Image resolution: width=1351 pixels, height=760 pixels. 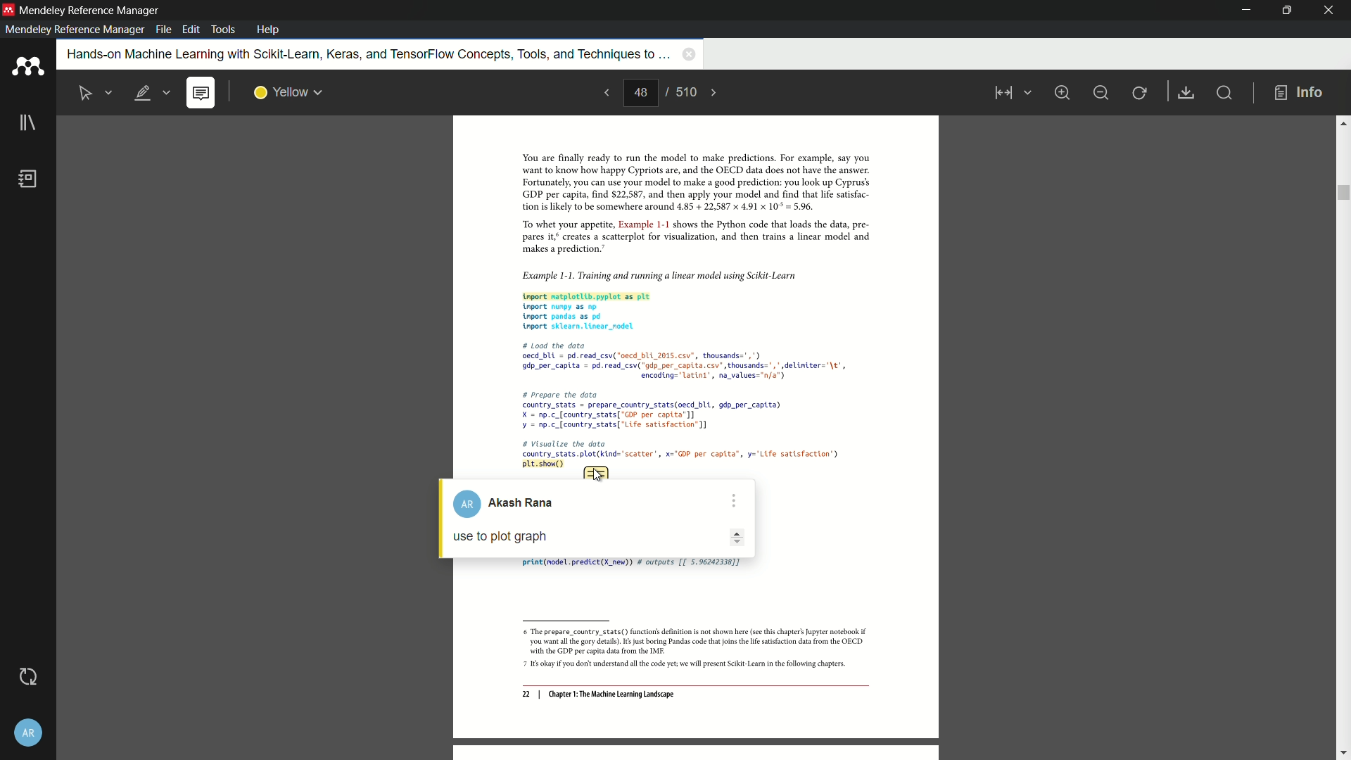 I want to click on tools menu, so click(x=222, y=30).